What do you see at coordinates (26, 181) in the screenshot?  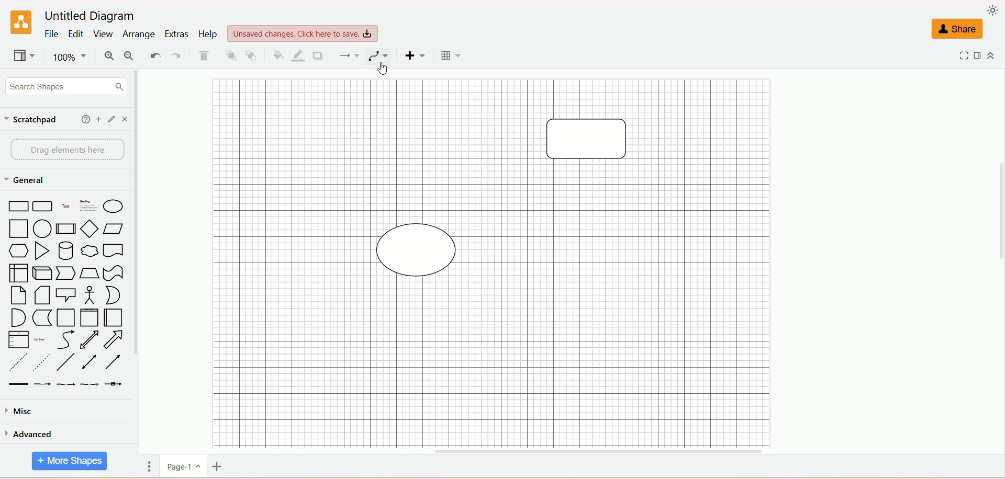 I see `general` at bounding box center [26, 181].